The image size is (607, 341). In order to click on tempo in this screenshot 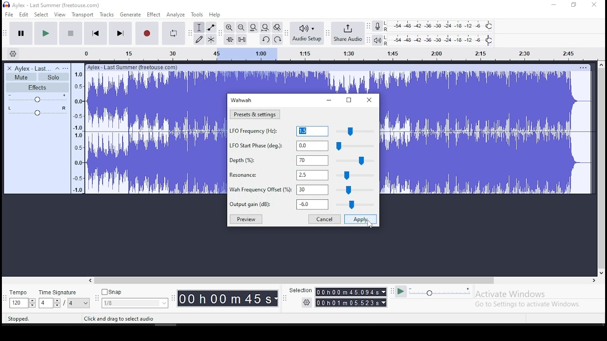, I will do `click(21, 300)`.